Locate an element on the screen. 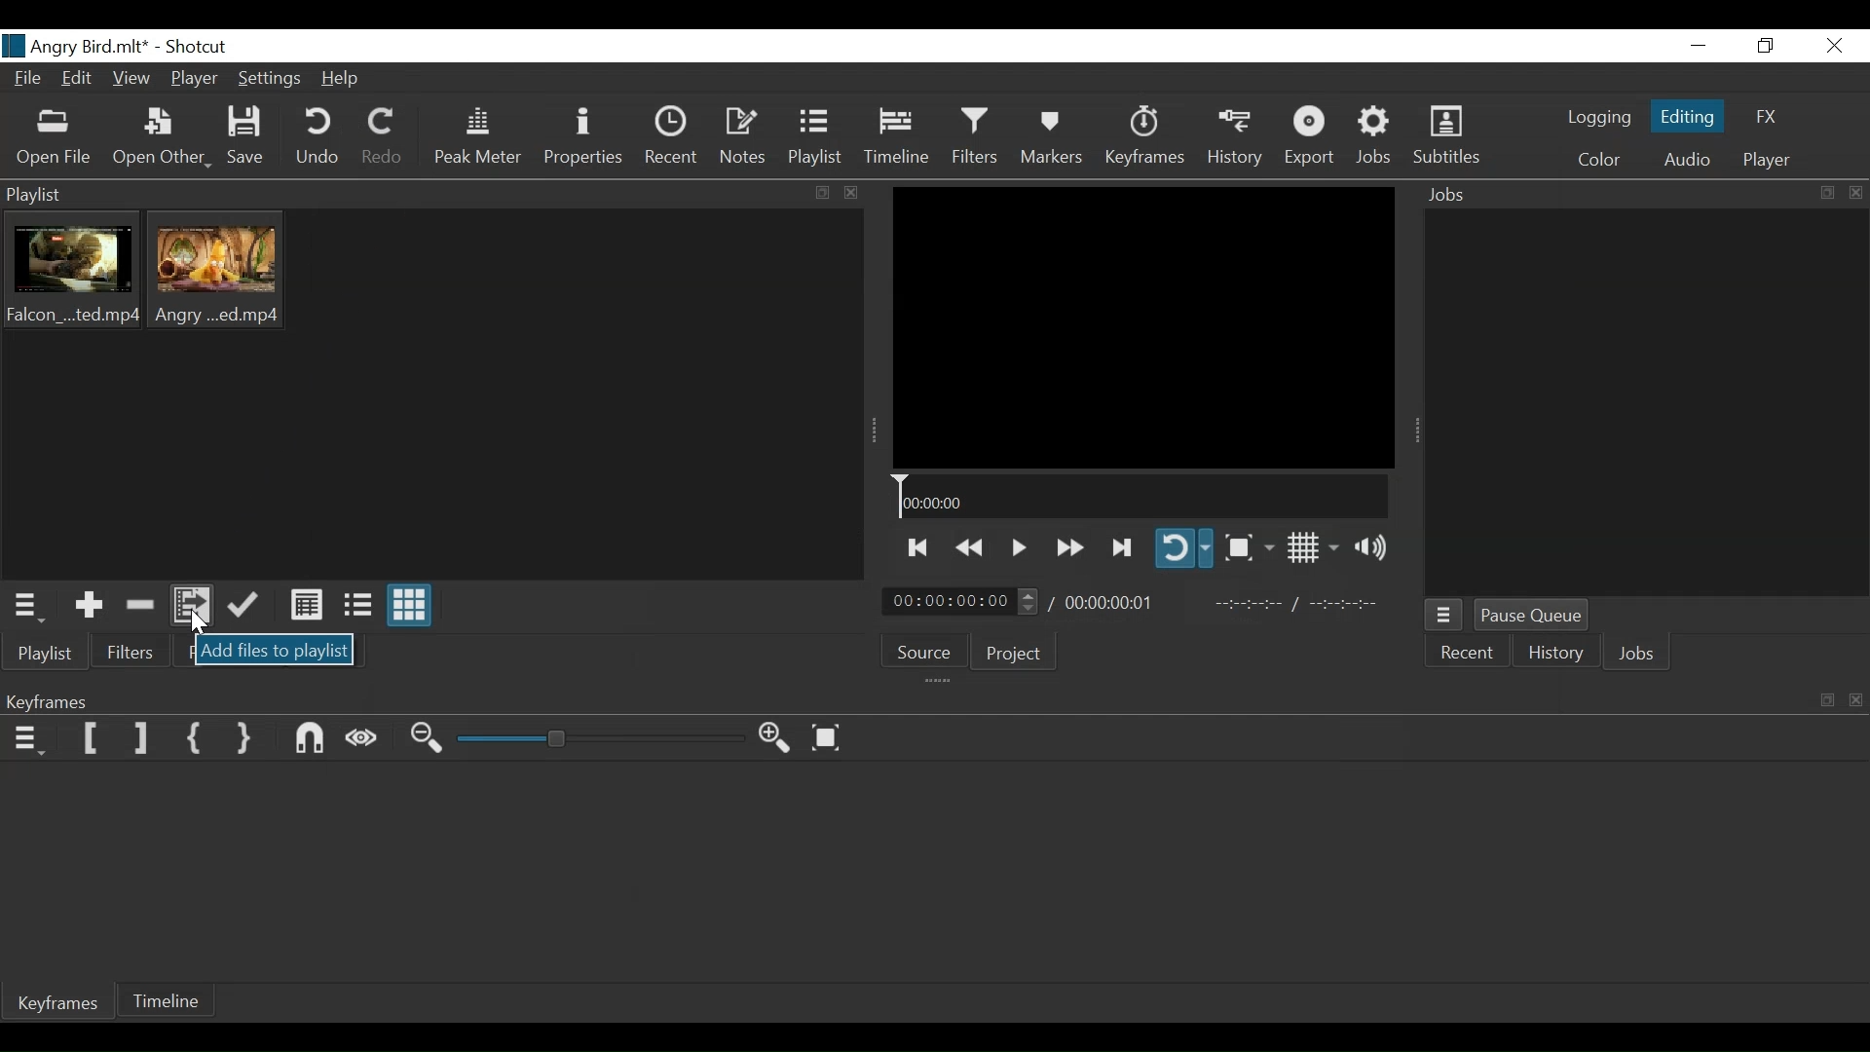 This screenshot has width=1870, height=1052. Audio is located at coordinates (1686, 158).